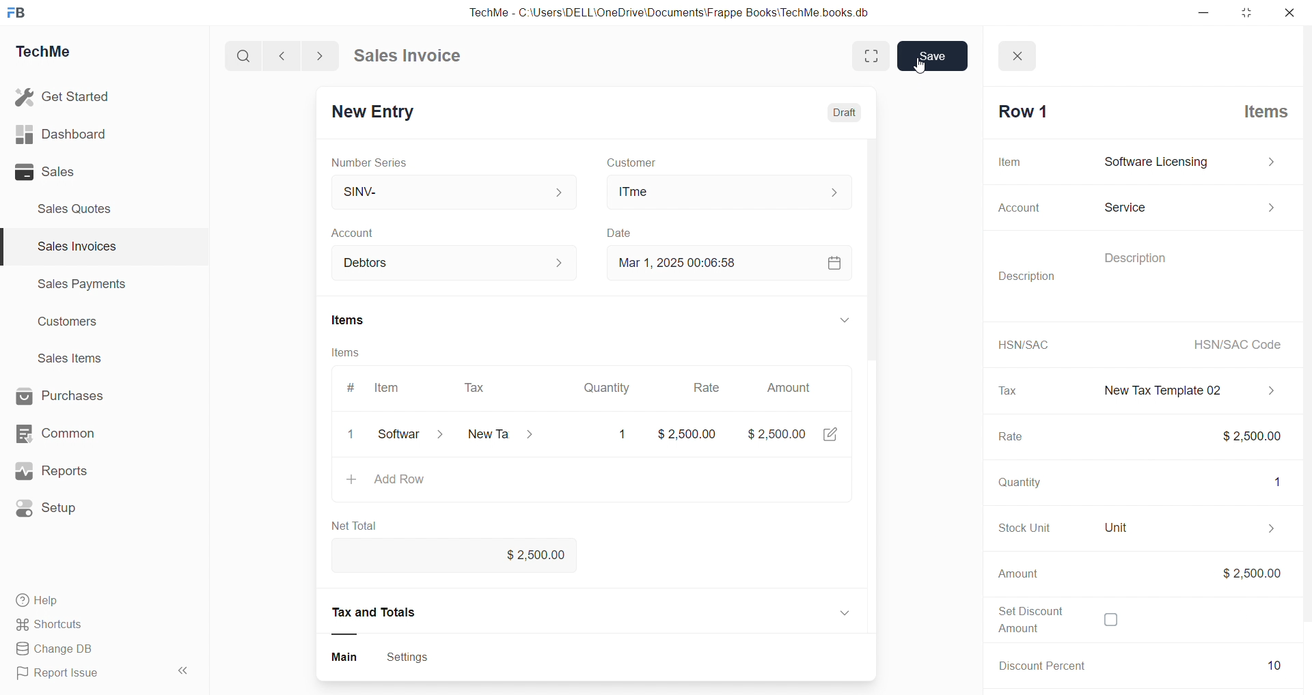 The image size is (1312, 695). I want to click on Calendar, so click(830, 266).